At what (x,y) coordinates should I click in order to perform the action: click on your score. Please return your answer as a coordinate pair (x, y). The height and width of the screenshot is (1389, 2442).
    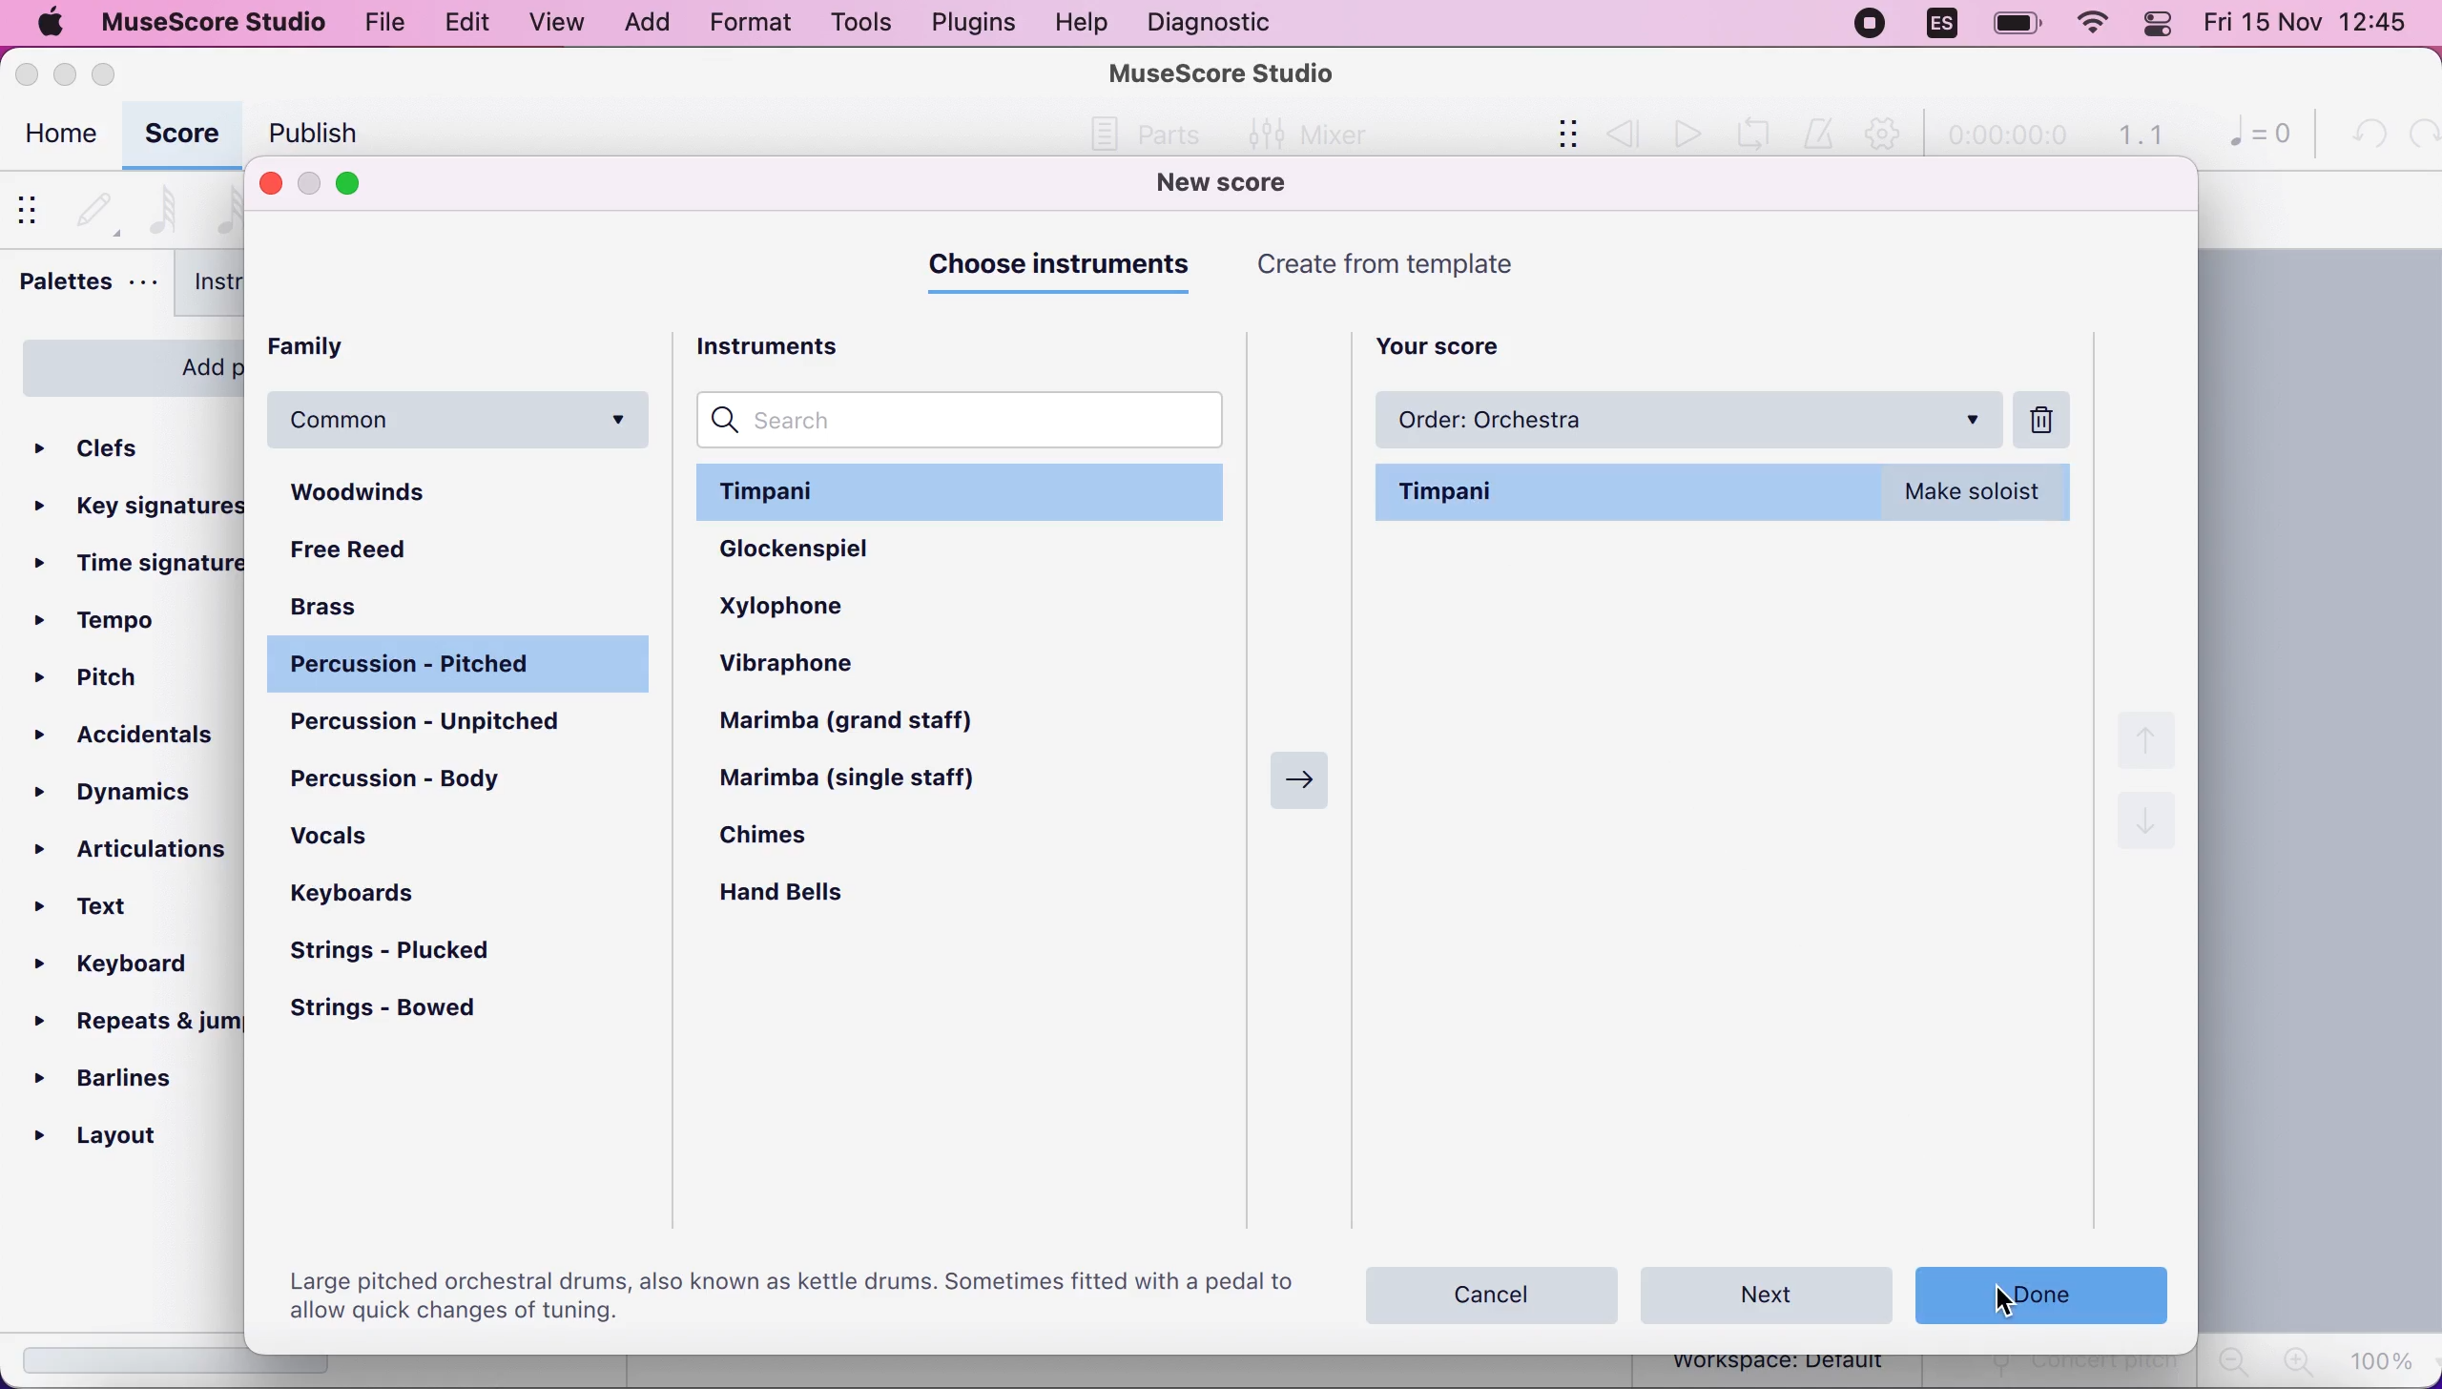
    Looking at the image, I should click on (1453, 342).